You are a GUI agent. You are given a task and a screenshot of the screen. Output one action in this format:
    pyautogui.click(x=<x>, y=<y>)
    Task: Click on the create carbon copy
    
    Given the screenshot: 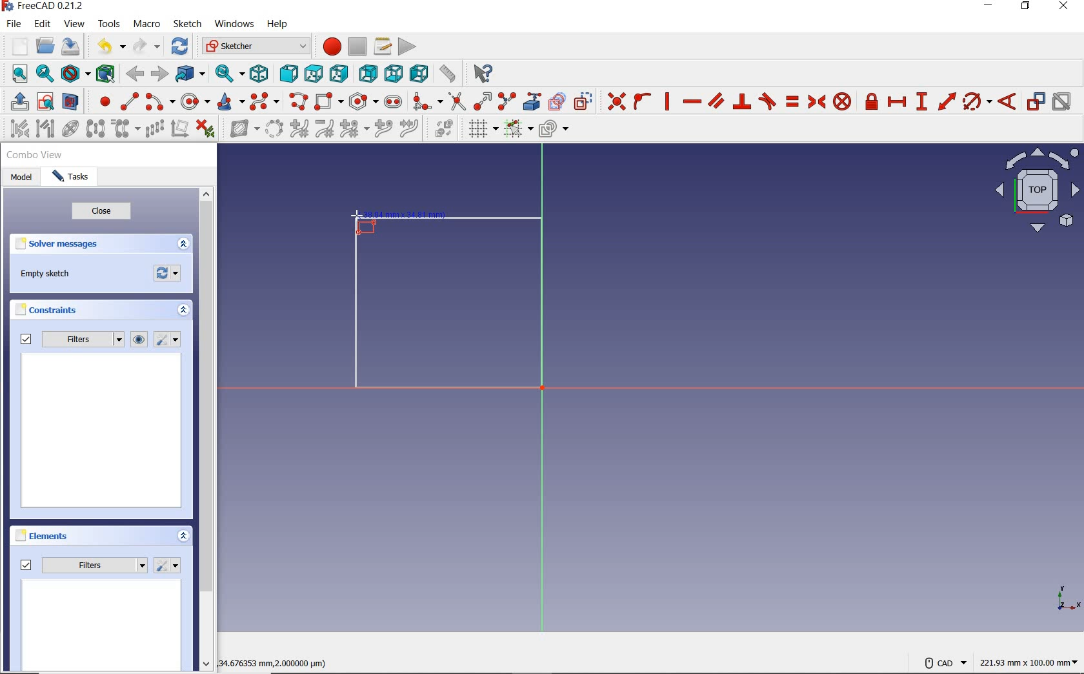 What is the action you would take?
    pyautogui.click(x=557, y=101)
    